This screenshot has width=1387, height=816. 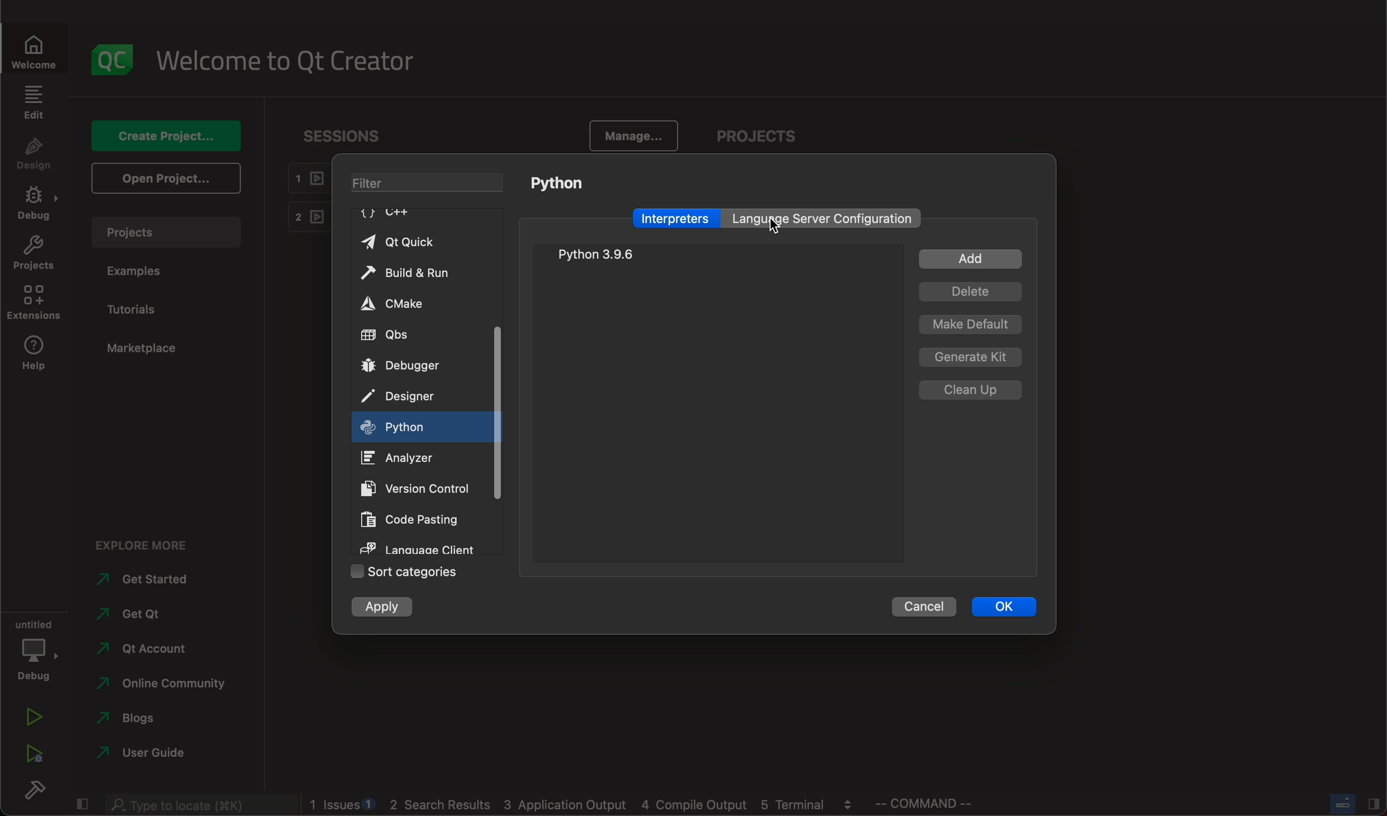 I want to click on cancel, so click(x=921, y=605).